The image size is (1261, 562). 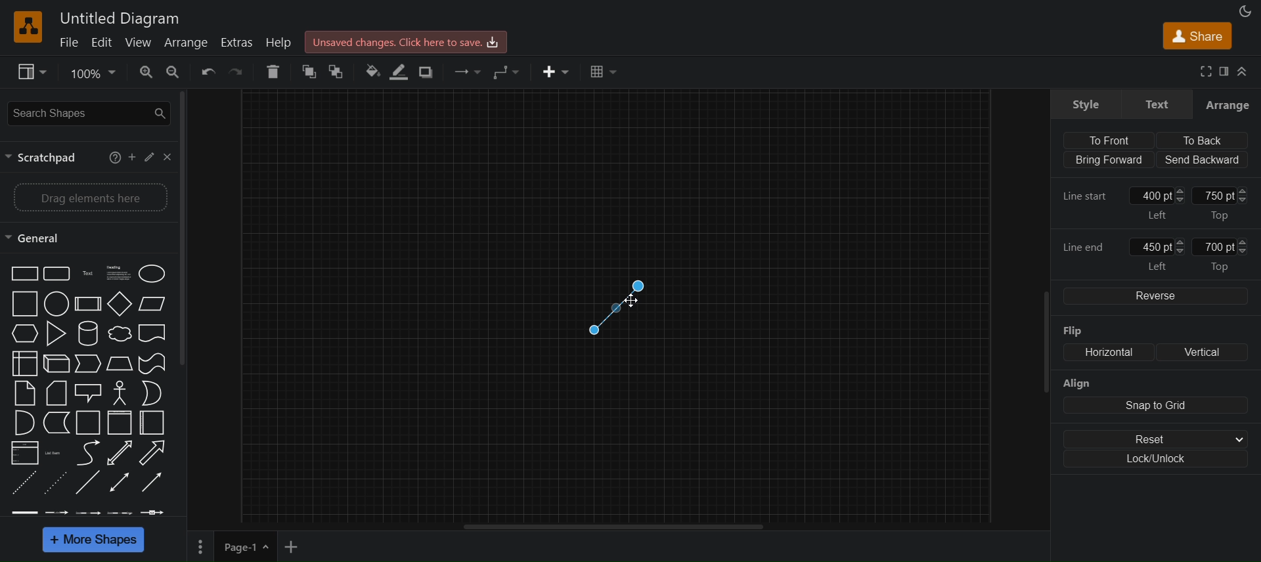 I want to click on 100%, so click(x=93, y=74).